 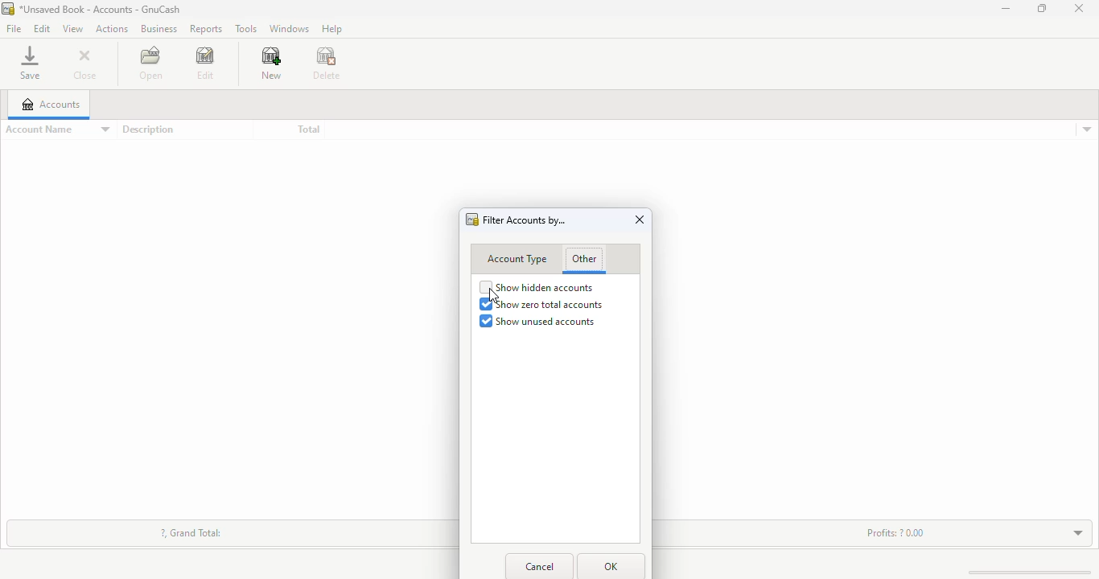 What do you see at coordinates (271, 64) in the screenshot?
I see `new` at bounding box center [271, 64].